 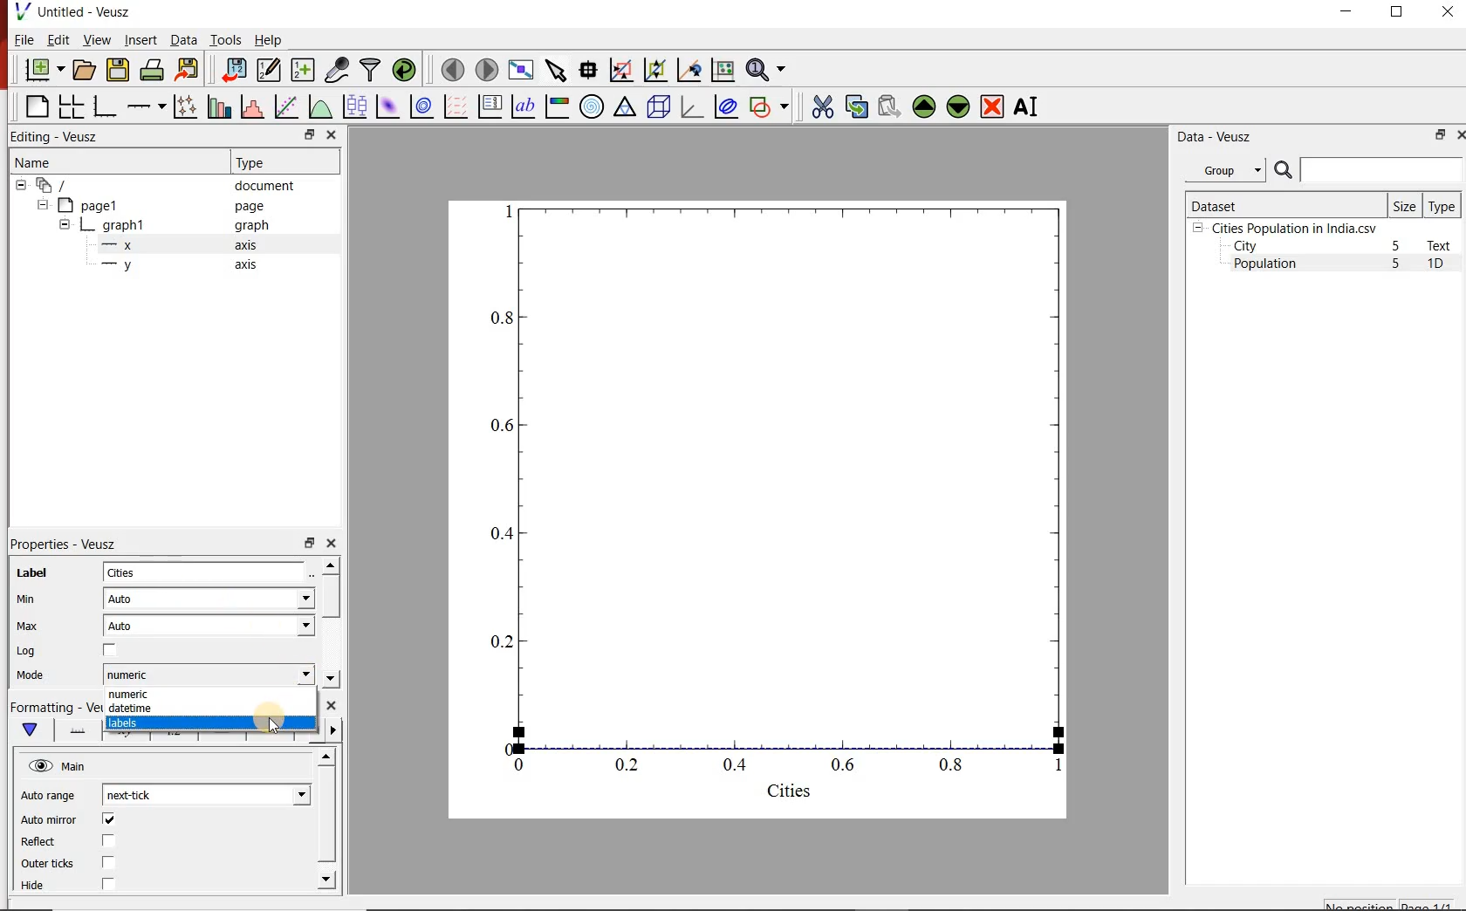 I want to click on Type, so click(x=1443, y=205).